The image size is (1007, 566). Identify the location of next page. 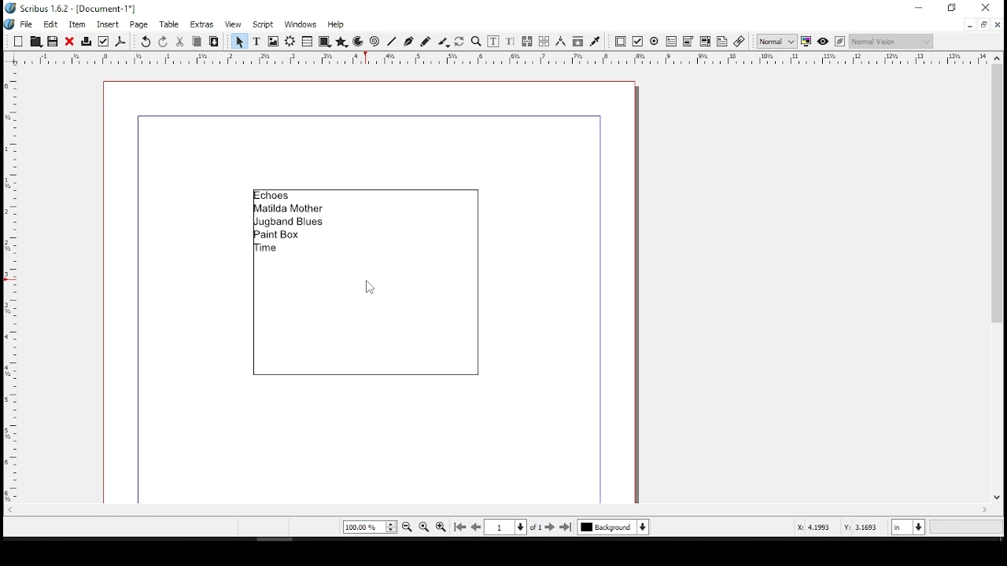
(550, 527).